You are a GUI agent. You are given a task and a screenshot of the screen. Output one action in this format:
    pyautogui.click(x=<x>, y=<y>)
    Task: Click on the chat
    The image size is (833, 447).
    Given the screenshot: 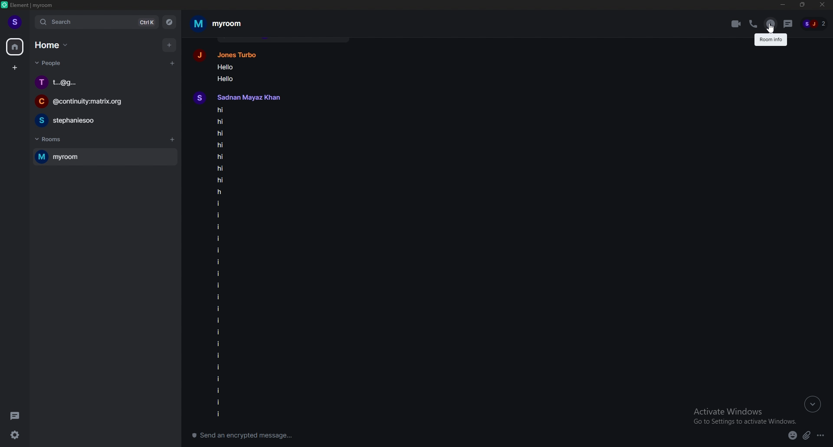 What is the action you would take?
    pyautogui.click(x=103, y=102)
    